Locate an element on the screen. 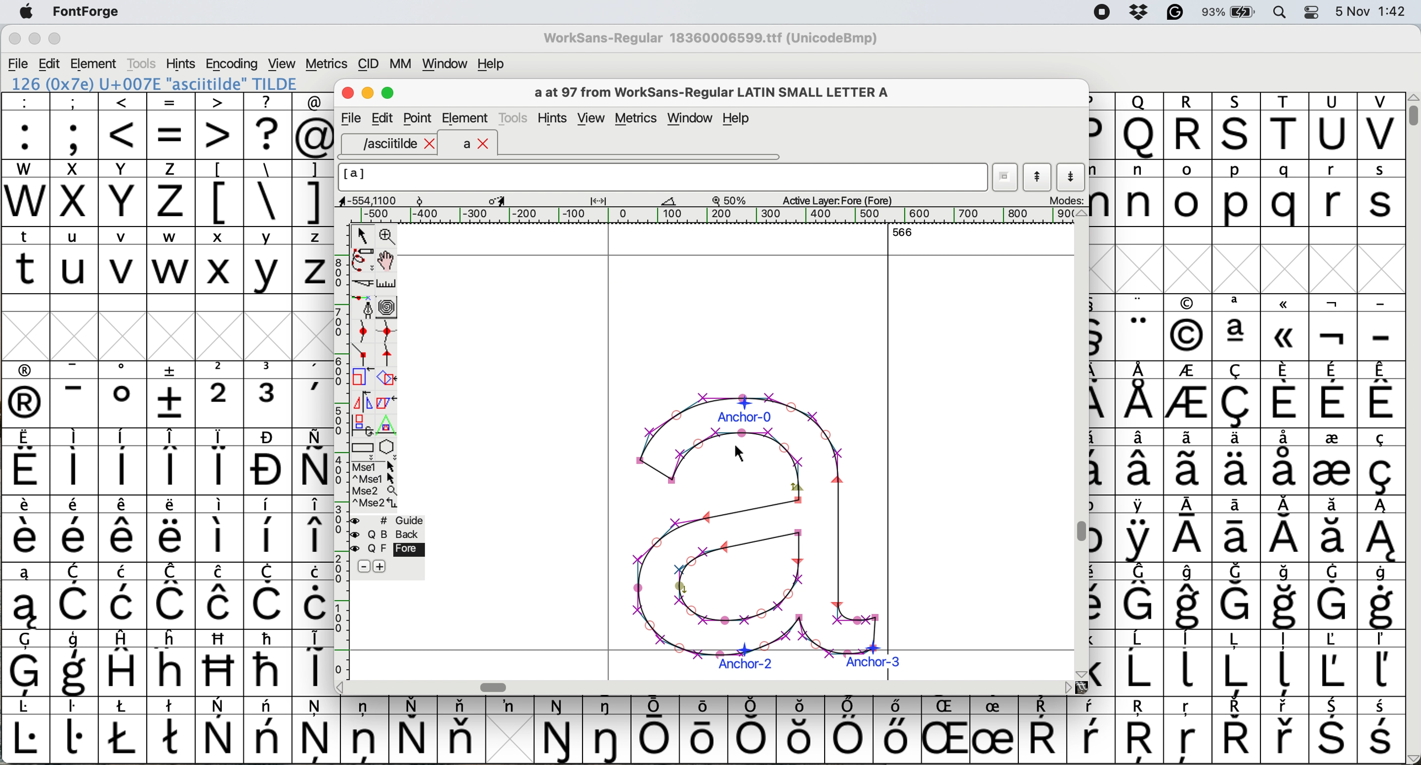 The image size is (1421, 765). symbol is located at coordinates (1236, 730).